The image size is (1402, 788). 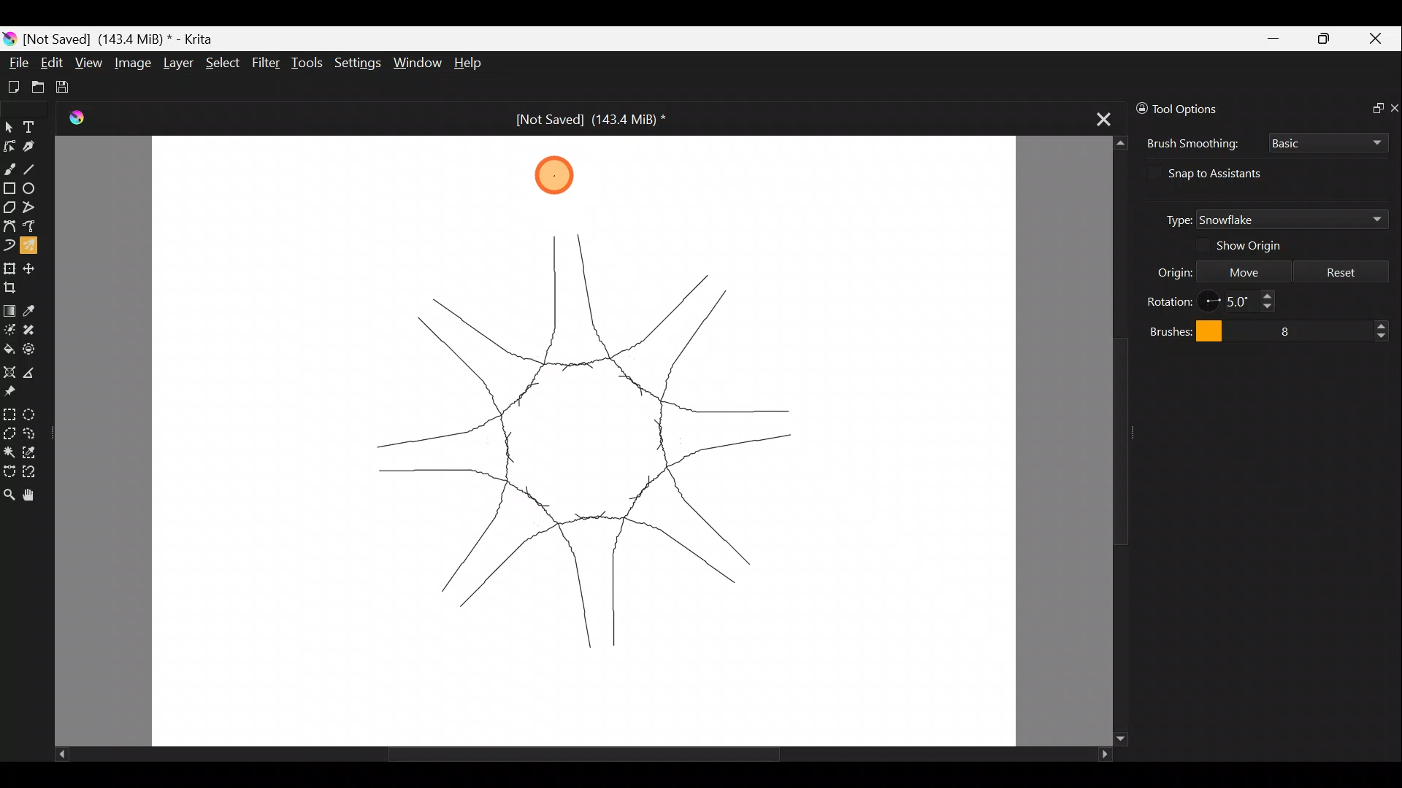 What do you see at coordinates (9, 349) in the screenshot?
I see `Fill a contiguous area of color with color` at bounding box center [9, 349].